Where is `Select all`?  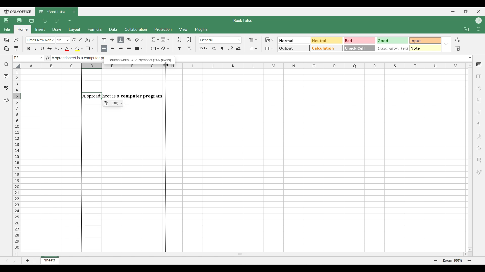
Select all is located at coordinates (457, 49).